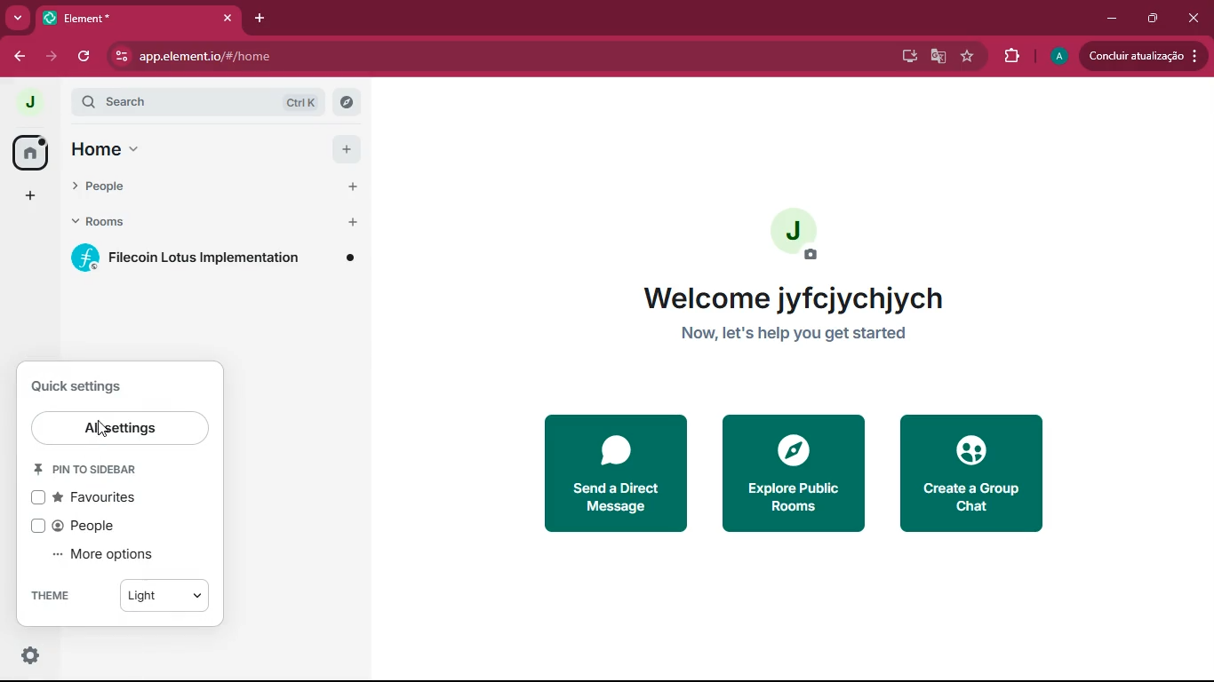 Image resolution: width=1214 pixels, height=682 pixels. Describe the element at coordinates (17, 56) in the screenshot. I see `back` at that location.